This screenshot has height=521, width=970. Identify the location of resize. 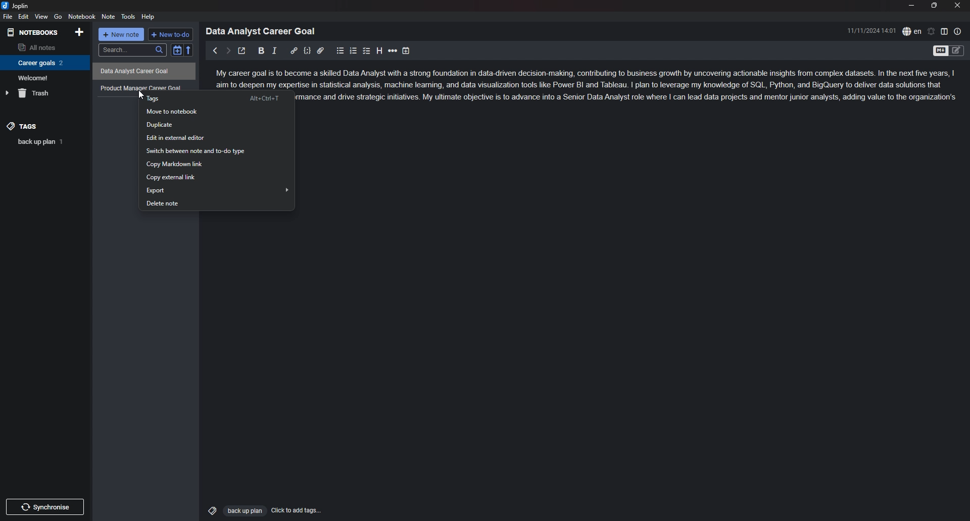
(935, 5).